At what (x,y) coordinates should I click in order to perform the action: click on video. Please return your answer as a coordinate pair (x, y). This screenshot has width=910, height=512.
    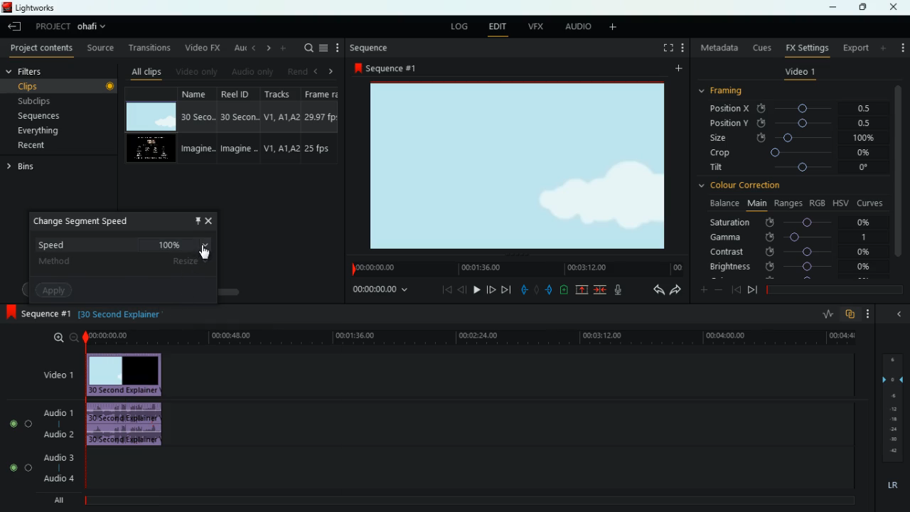
    Looking at the image, I should click on (152, 117).